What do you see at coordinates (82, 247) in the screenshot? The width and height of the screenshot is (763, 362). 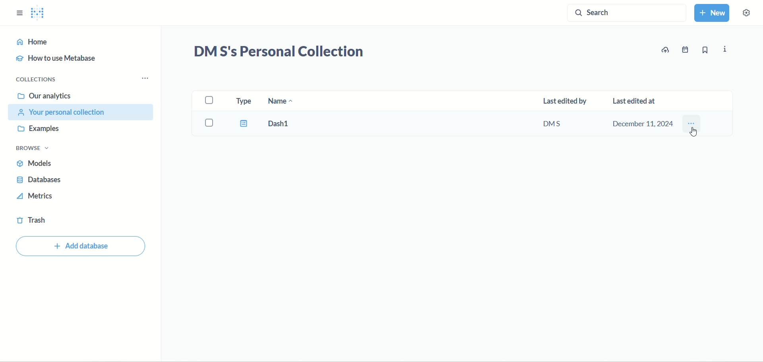 I see `add database` at bounding box center [82, 247].